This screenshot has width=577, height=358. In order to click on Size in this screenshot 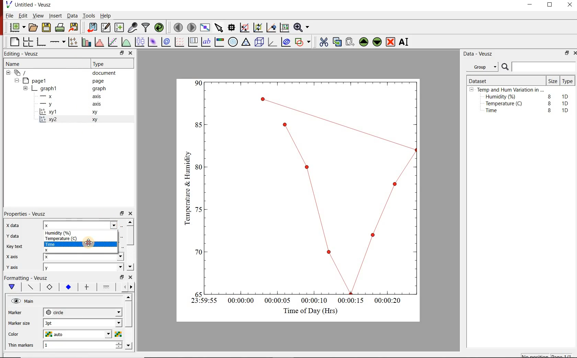, I will do `click(552, 81)`.